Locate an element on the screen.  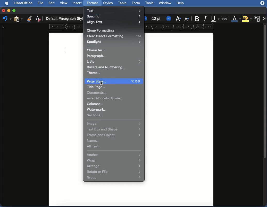
Undo is located at coordinates (6, 19).